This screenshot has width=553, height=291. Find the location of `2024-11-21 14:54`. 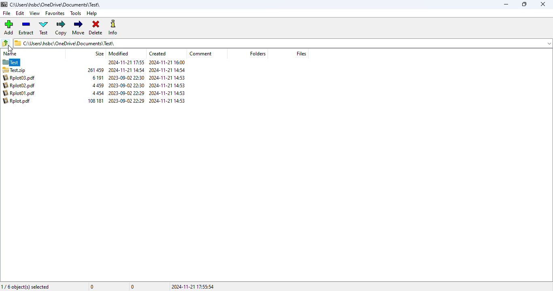

2024-11-21 14:54 is located at coordinates (167, 70).